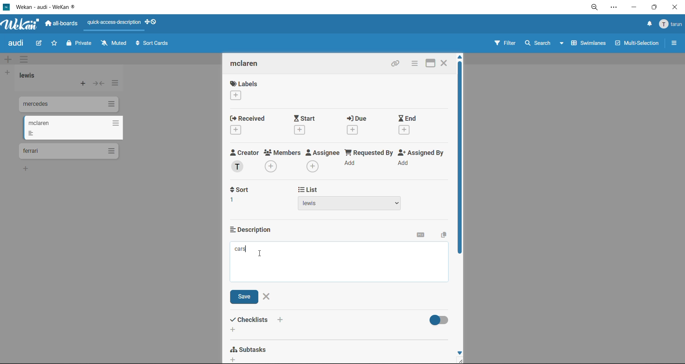 This screenshot has width=685, height=364. I want to click on quick access description, so click(115, 23).